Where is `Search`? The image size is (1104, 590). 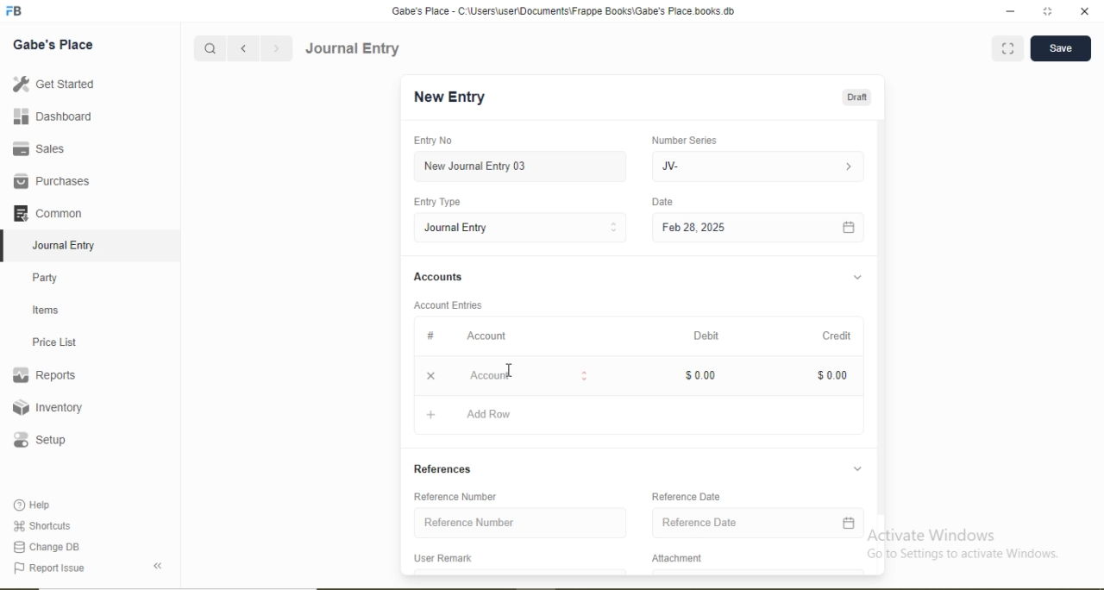
Search is located at coordinates (209, 49).